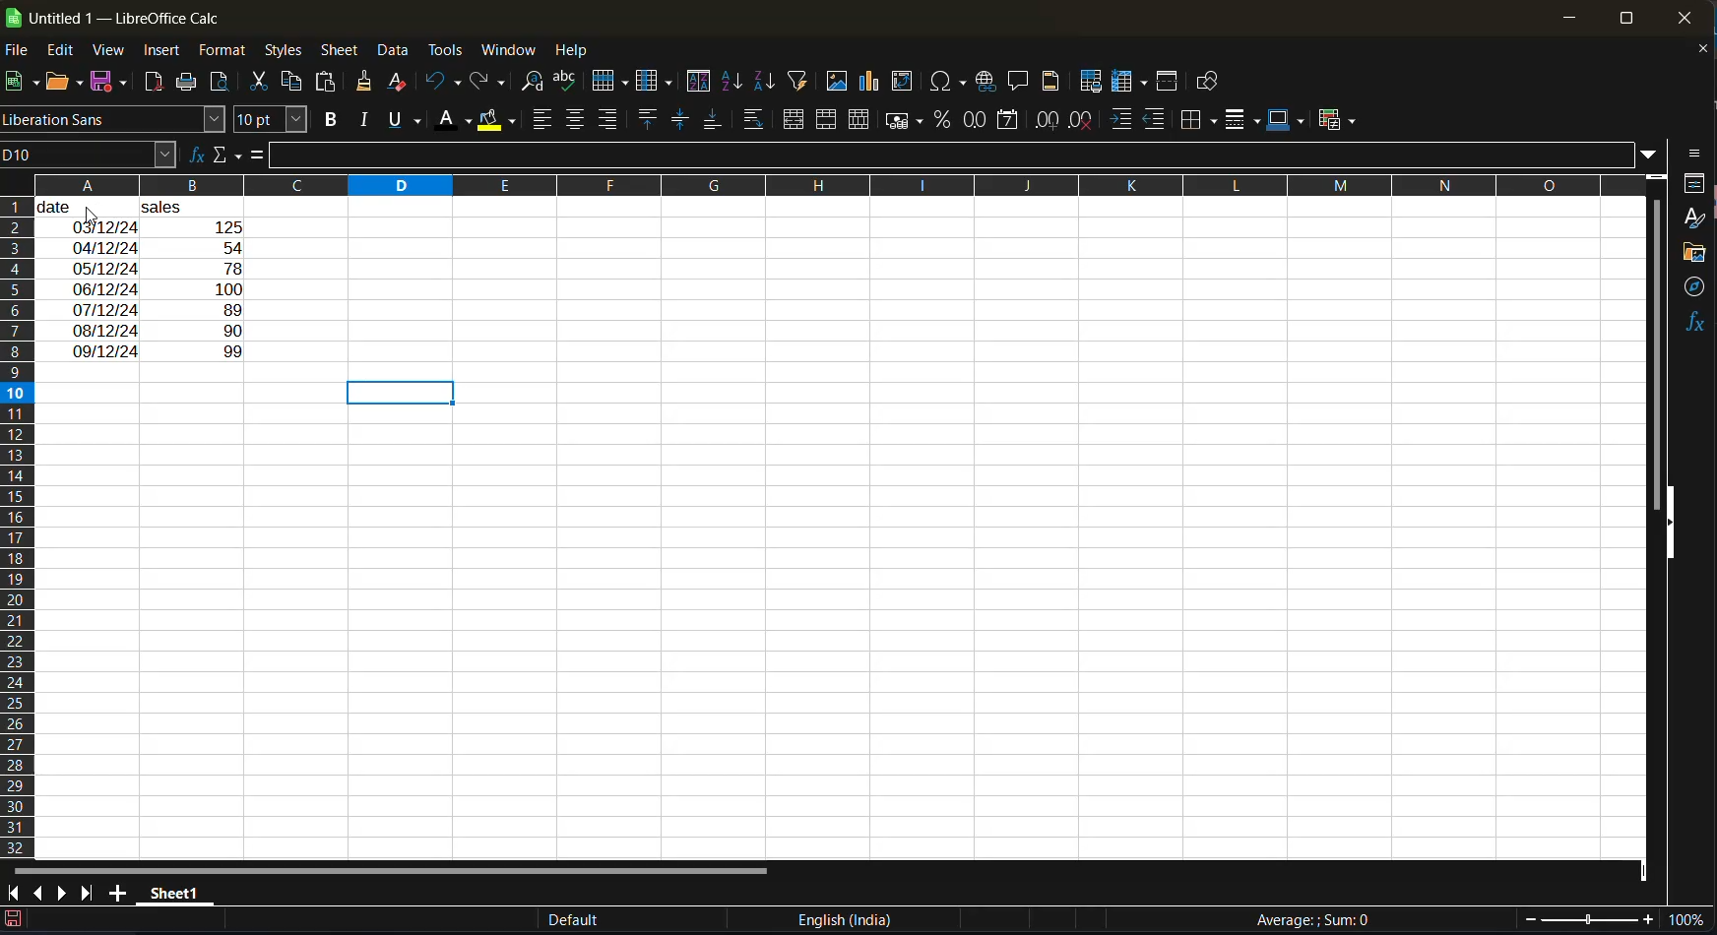  What do you see at coordinates (1657, 338) in the screenshot?
I see `vertical scroll bar` at bounding box center [1657, 338].